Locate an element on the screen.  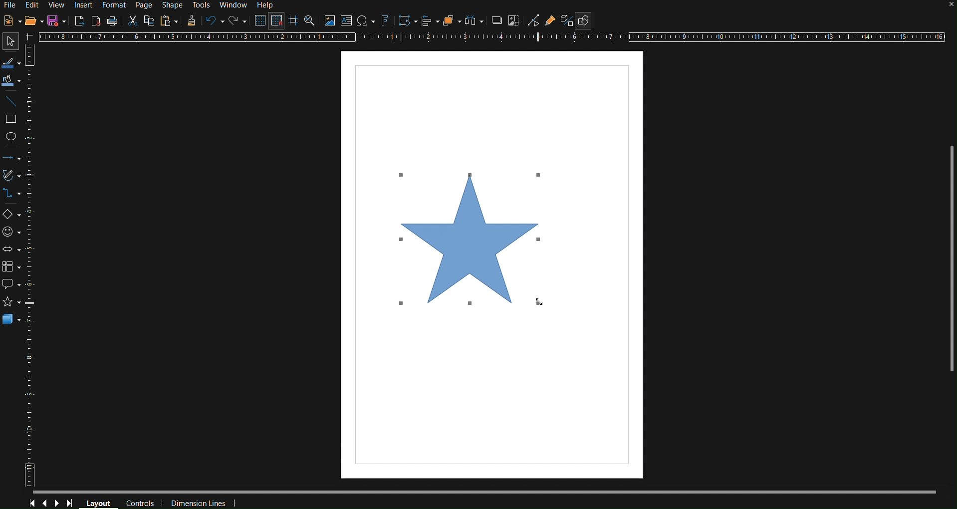
Layout is located at coordinates (98, 502).